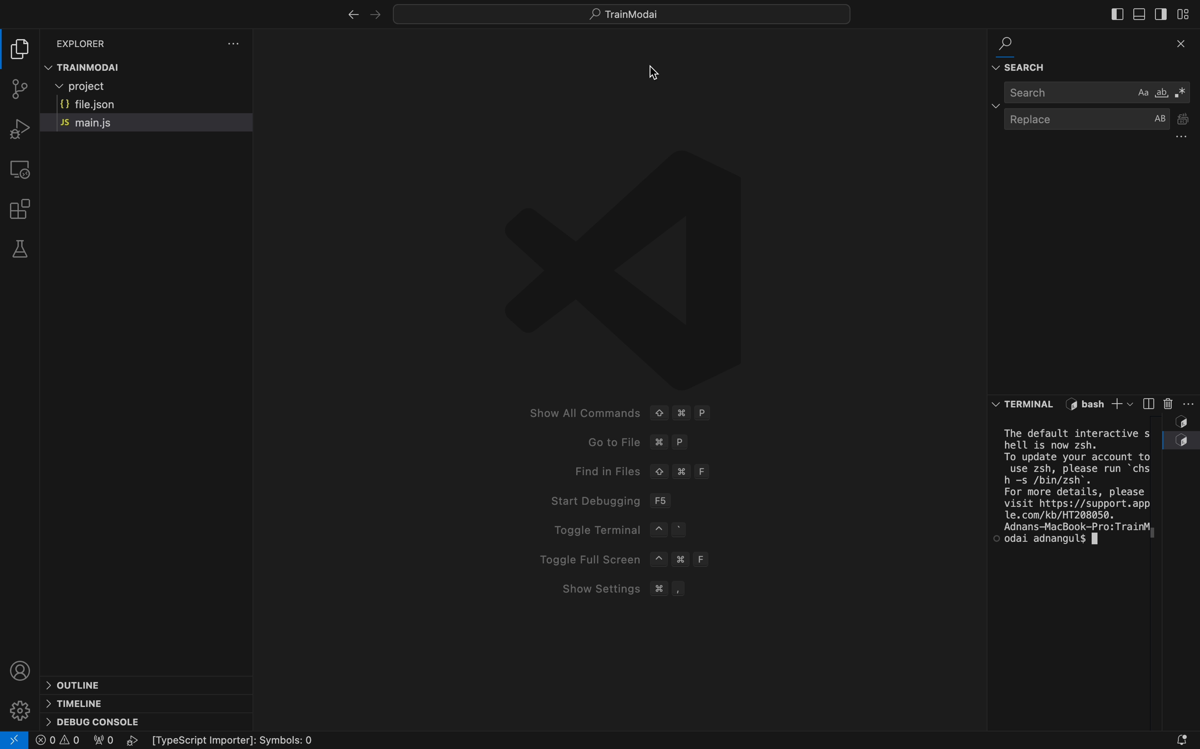 This screenshot has width=1200, height=749. Describe the element at coordinates (1088, 124) in the screenshot. I see `replace` at that location.